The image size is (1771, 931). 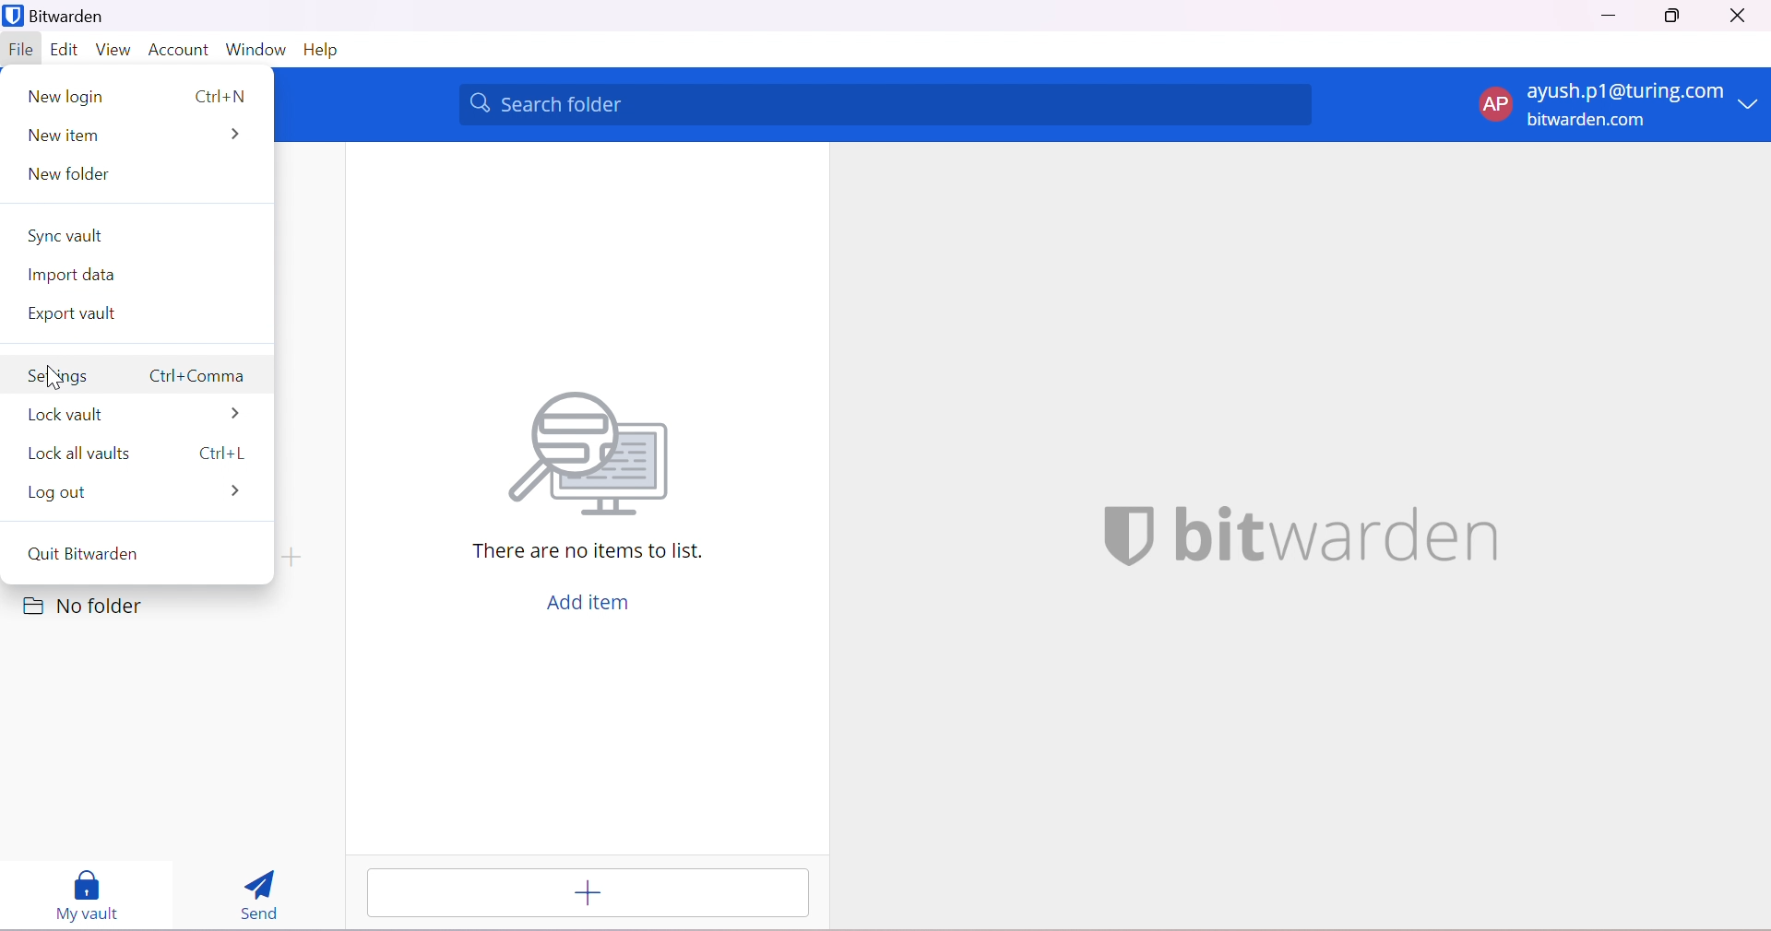 What do you see at coordinates (69, 174) in the screenshot?
I see `New folder` at bounding box center [69, 174].